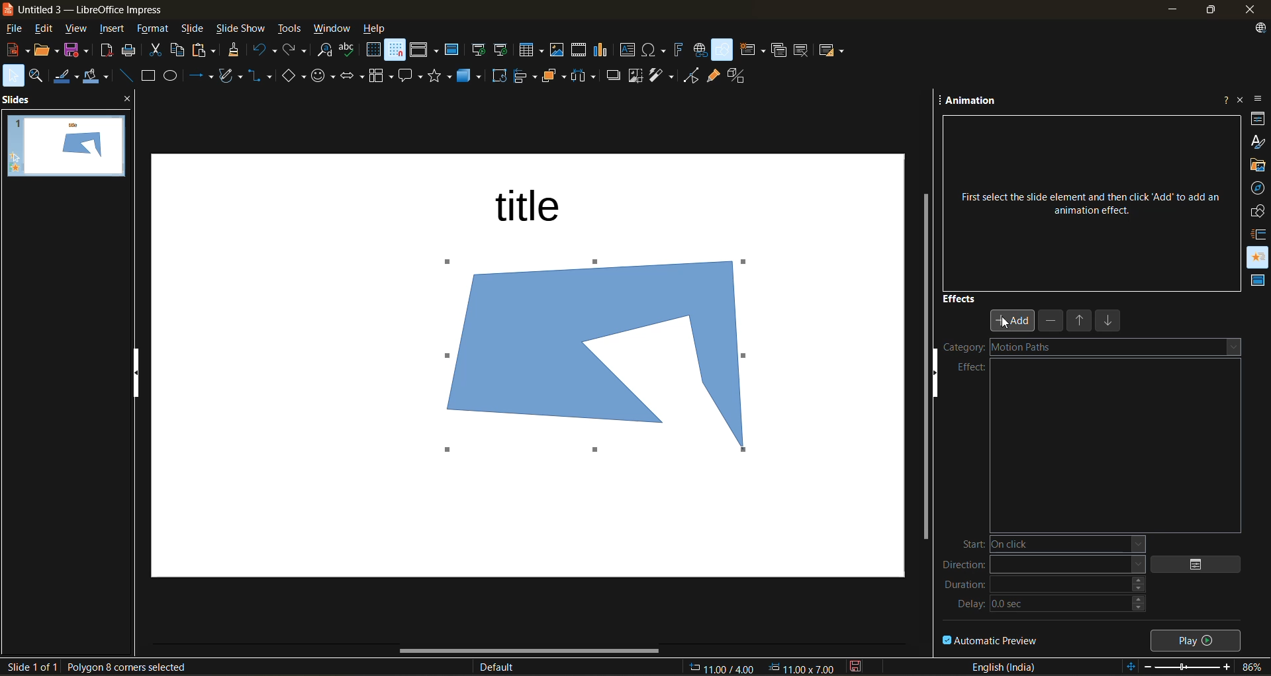  Describe the element at coordinates (31, 667) in the screenshot. I see `slide details` at that location.